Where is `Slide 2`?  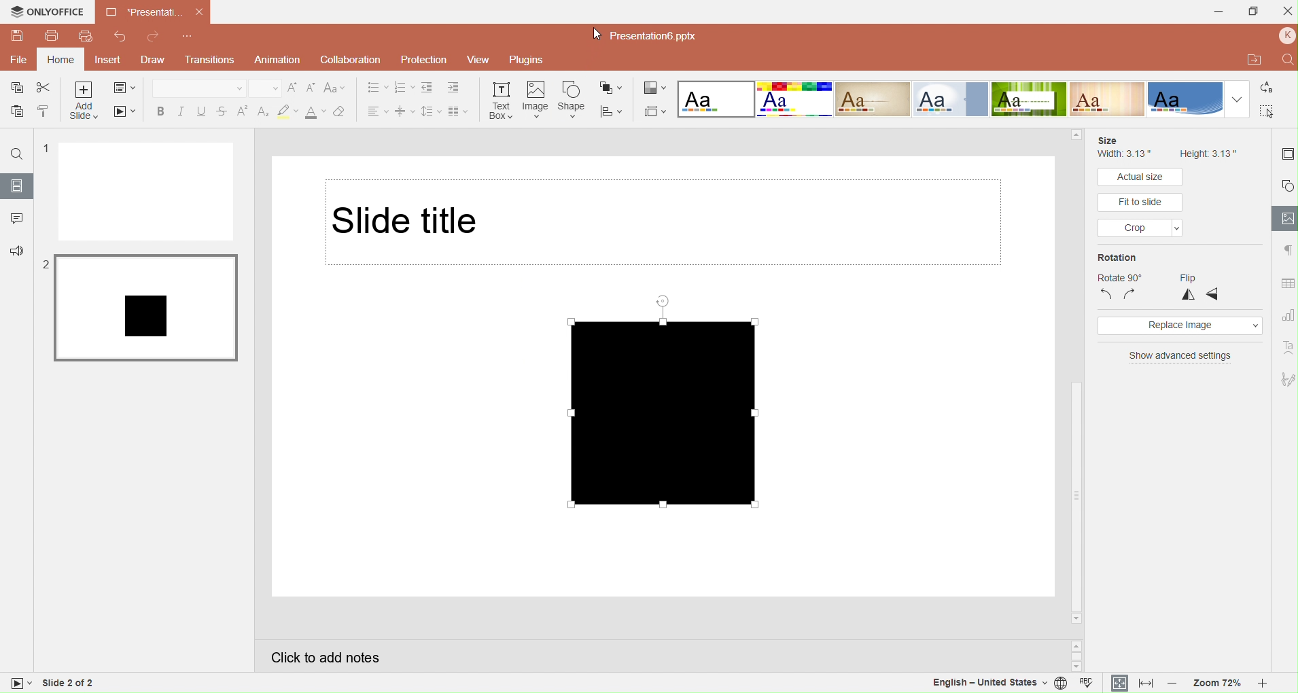 Slide 2 is located at coordinates (145, 308).